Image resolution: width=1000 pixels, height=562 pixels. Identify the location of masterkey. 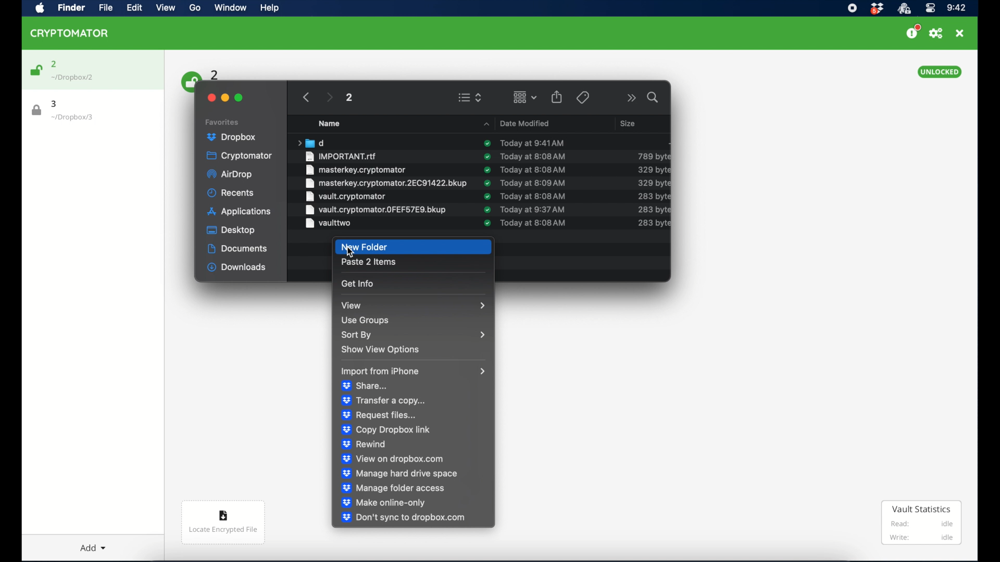
(356, 170).